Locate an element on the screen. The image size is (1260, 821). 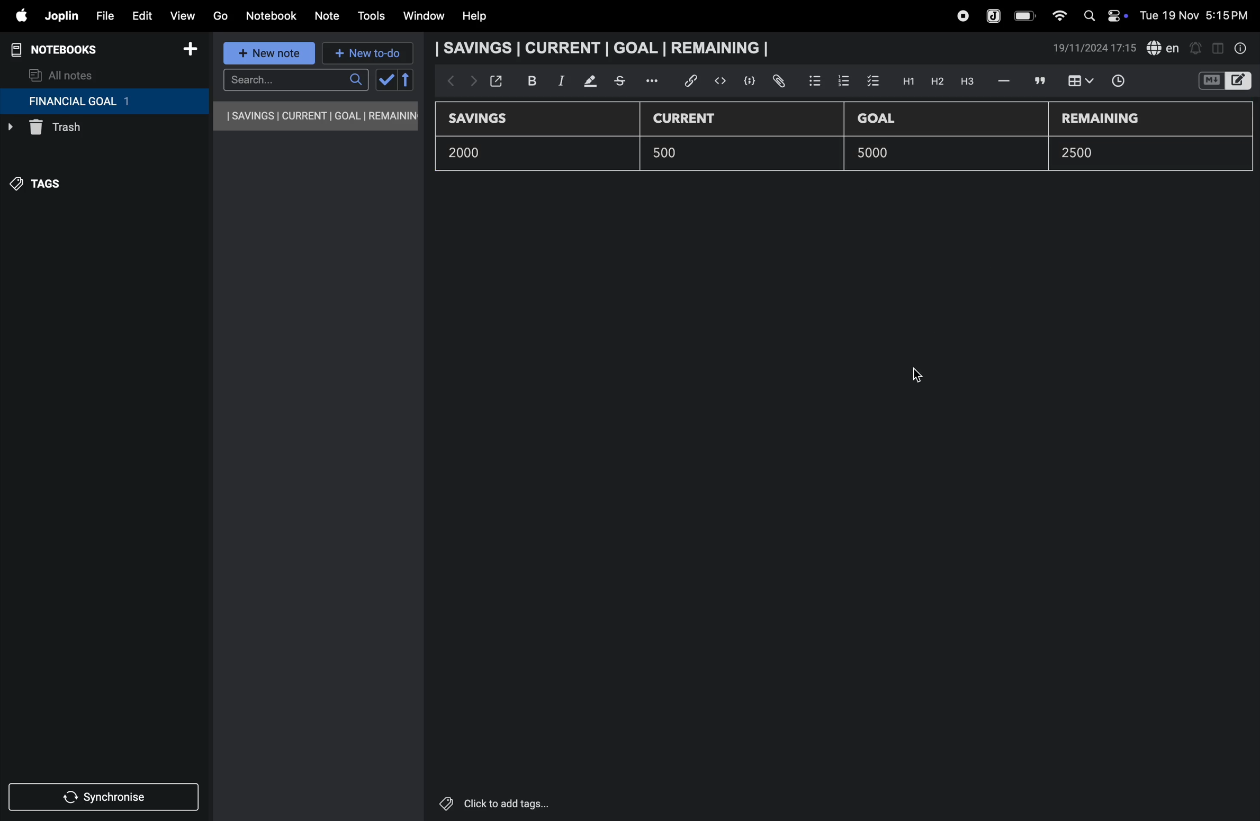
help is located at coordinates (482, 16).